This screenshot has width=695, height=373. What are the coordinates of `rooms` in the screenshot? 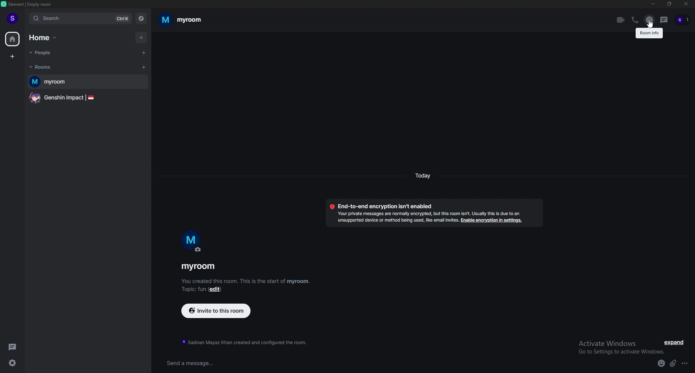 It's located at (49, 68).